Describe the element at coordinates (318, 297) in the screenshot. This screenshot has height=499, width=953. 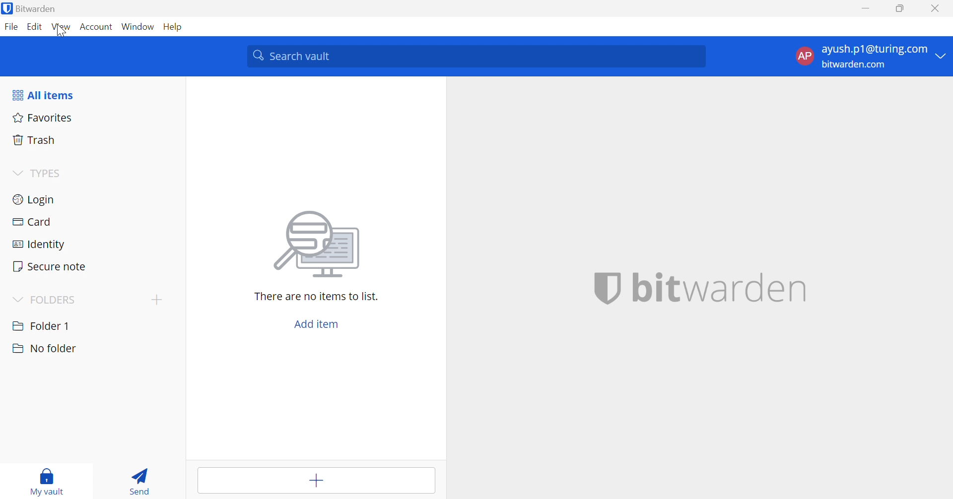
I see `There are no items to list.` at that location.